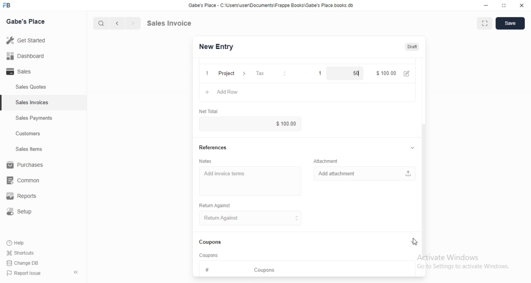 Image resolution: width=531 pixels, height=283 pixels. What do you see at coordinates (413, 47) in the screenshot?
I see `Draft` at bounding box center [413, 47].